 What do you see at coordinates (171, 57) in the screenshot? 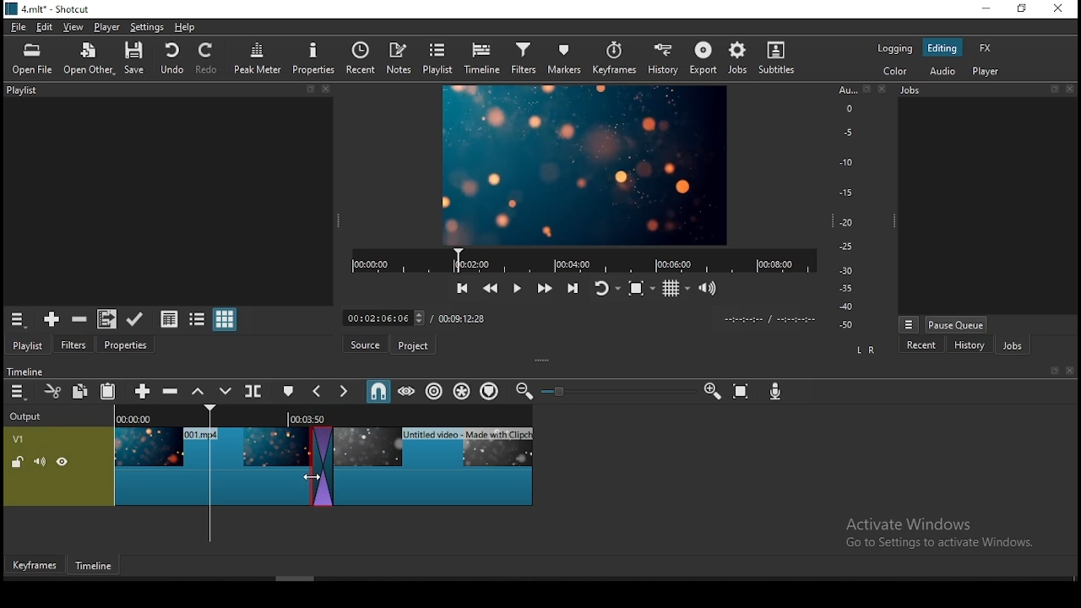
I see `undo` at bounding box center [171, 57].